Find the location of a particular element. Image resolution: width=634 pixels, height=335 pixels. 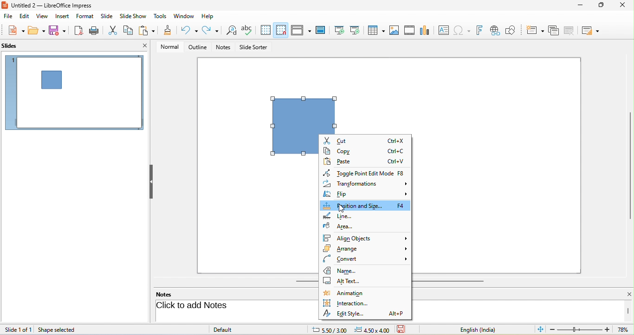

shaped selected is located at coordinates (60, 329).